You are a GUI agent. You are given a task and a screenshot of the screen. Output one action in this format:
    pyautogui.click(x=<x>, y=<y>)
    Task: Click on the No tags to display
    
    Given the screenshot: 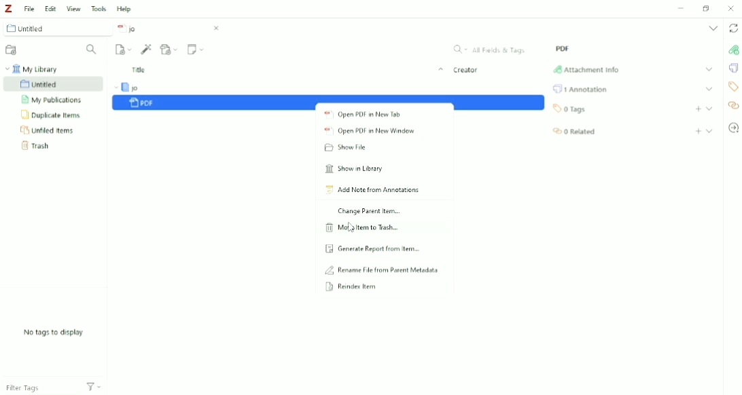 What is the action you would take?
    pyautogui.click(x=53, y=333)
    